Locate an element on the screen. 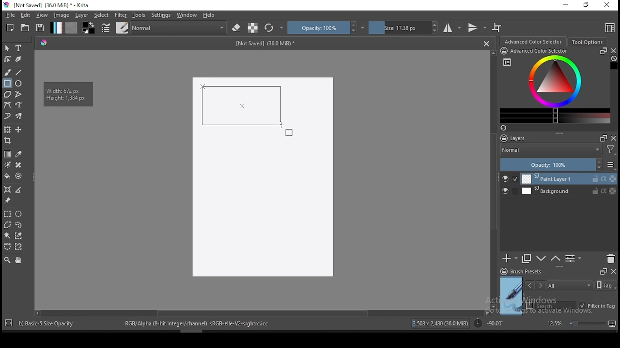 The height and width of the screenshot is (348, 620). rotation is located at coordinates (488, 322).